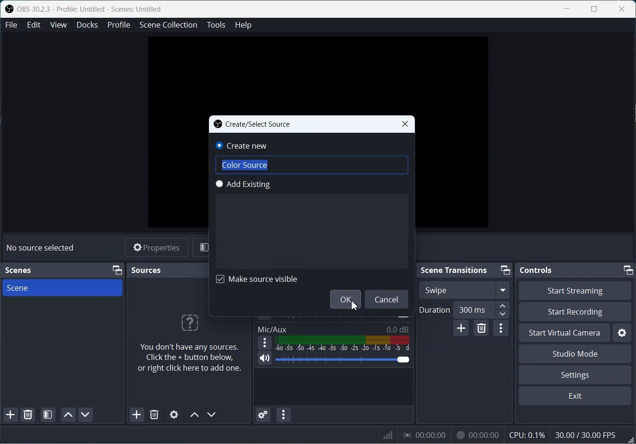  What do you see at coordinates (575, 290) in the screenshot?
I see `Start Streaming` at bounding box center [575, 290].